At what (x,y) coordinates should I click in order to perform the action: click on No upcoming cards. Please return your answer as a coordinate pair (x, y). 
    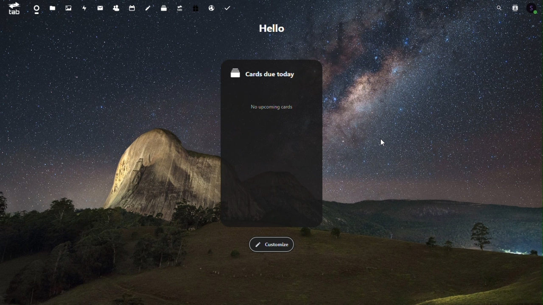
    Looking at the image, I should click on (270, 108).